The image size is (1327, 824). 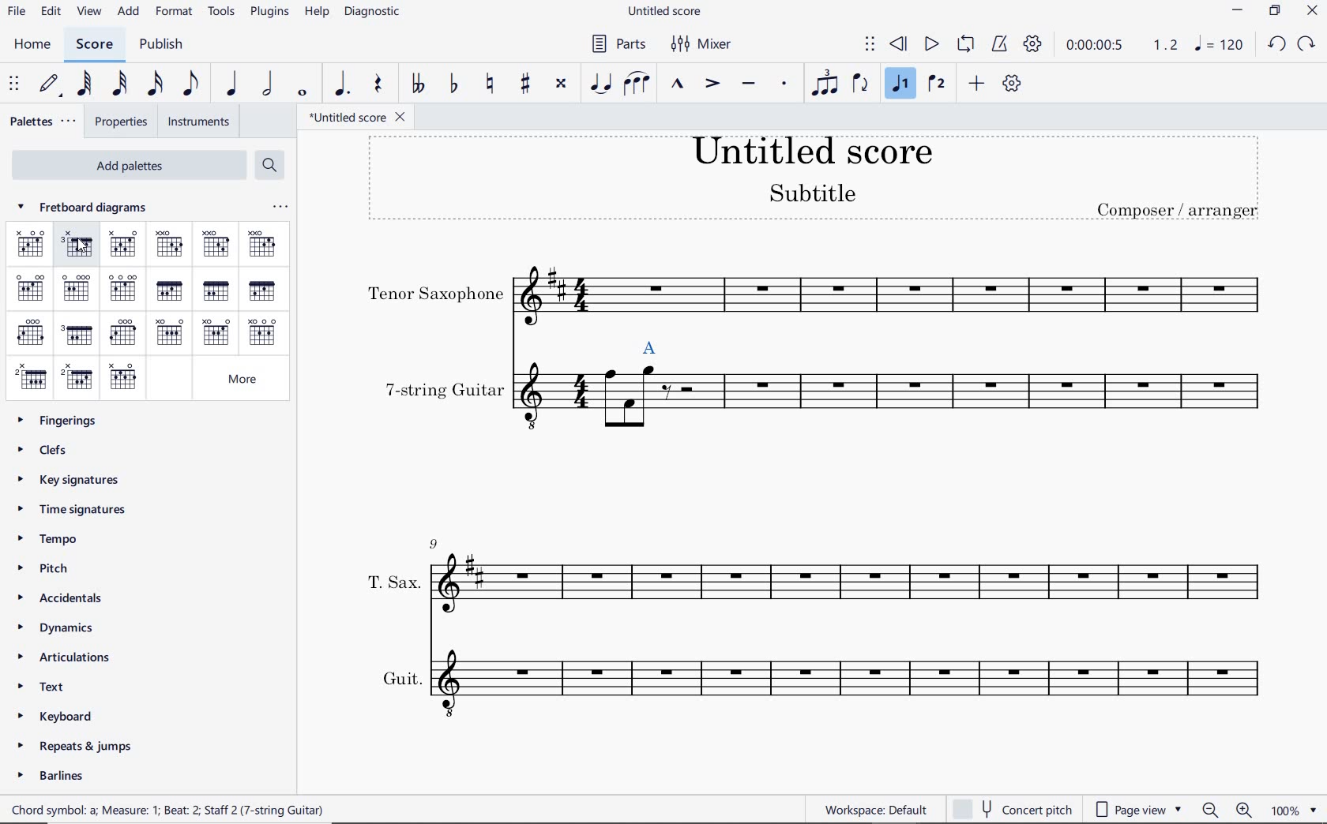 What do you see at coordinates (301, 95) in the screenshot?
I see `WHOLE NOTE` at bounding box center [301, 95].